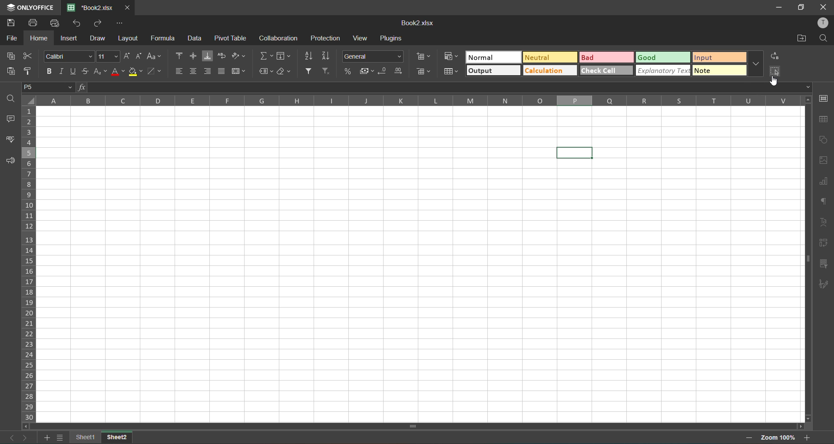 The height and width of the screenshot is (444, 834). I want to click on replace, so click(774, 56).